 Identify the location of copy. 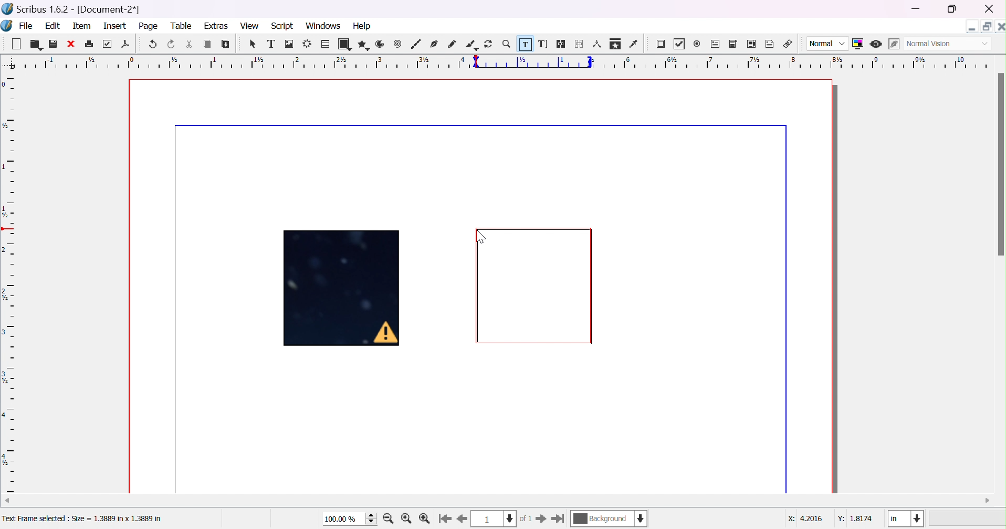
(207, 44).